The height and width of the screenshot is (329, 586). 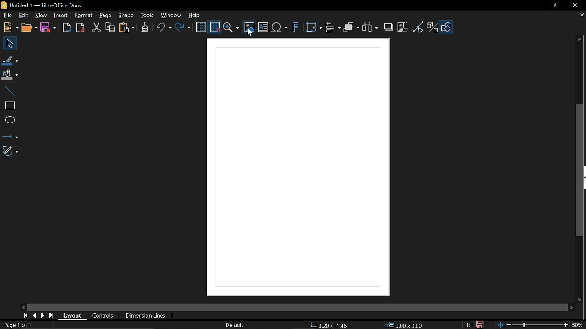 I want to click on Minimize, so click(x=532, y=7).